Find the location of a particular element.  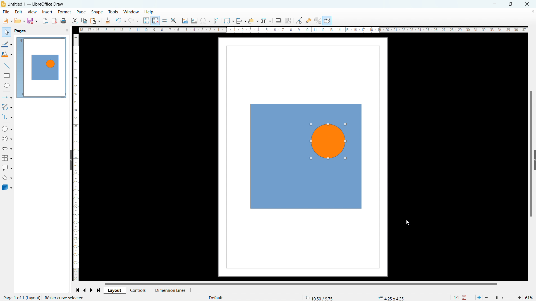

toggle point edit mode is located at coordinates (299, 20).